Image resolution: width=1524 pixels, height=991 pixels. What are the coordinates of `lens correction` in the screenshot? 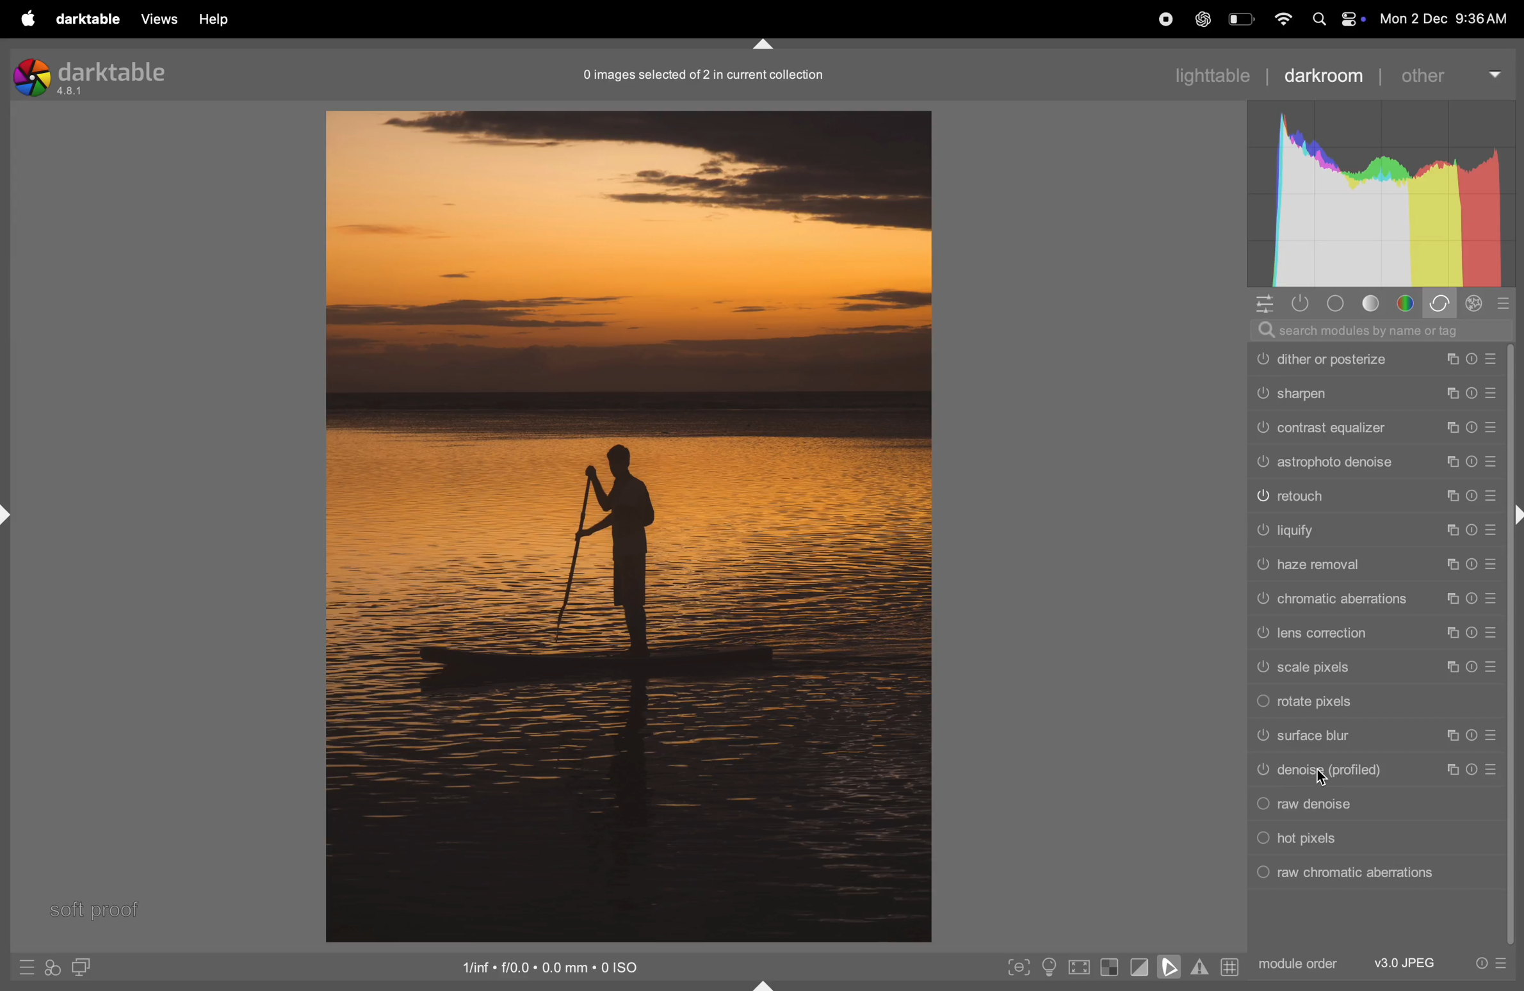 It's located at (1374, 632).